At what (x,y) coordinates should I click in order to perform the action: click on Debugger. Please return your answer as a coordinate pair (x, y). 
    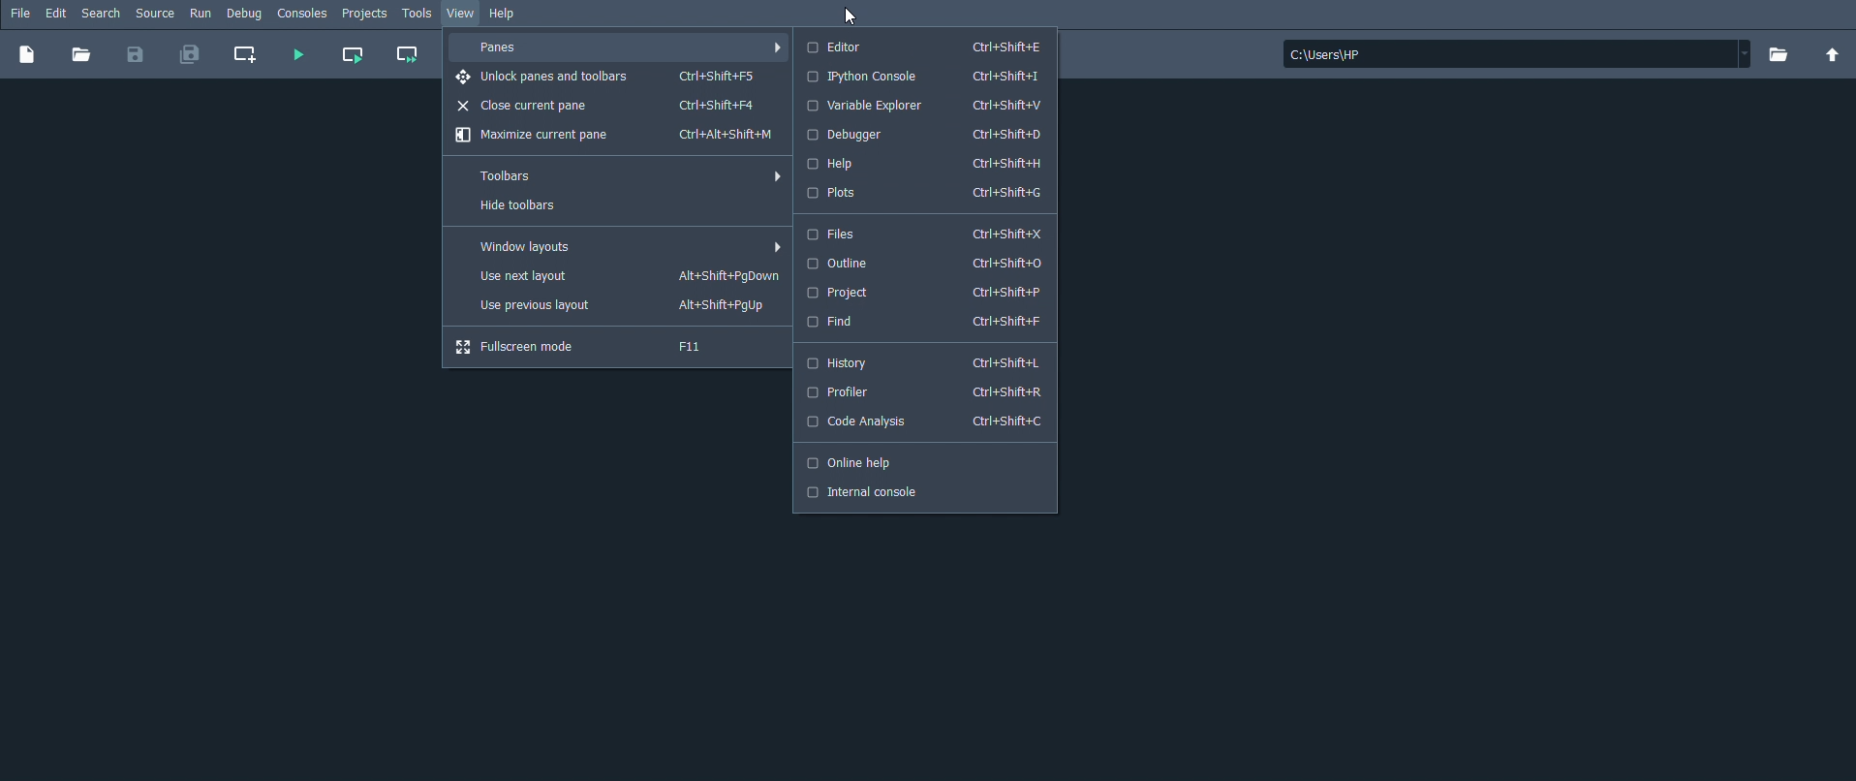
    Looking at the image, I should click on (931, 135).